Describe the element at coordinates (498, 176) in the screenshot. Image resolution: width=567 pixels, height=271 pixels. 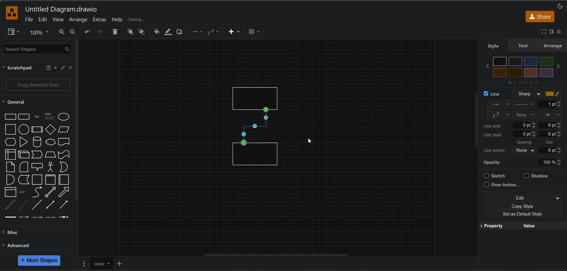
I see `sketch` at that location.